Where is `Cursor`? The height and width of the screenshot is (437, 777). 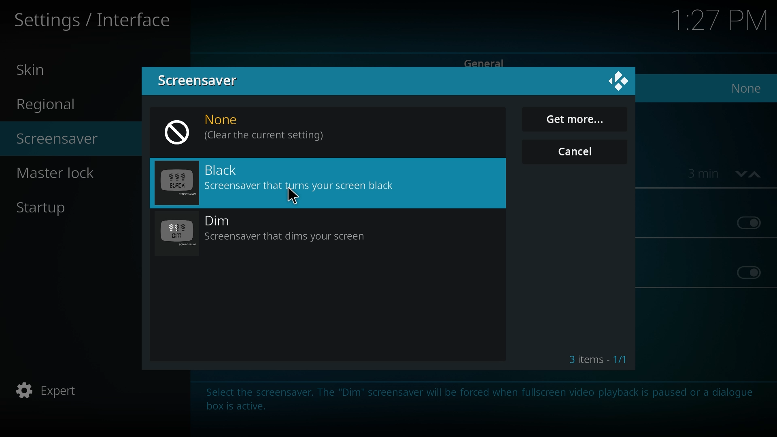 Cursor is located at coordinates (293, 195).